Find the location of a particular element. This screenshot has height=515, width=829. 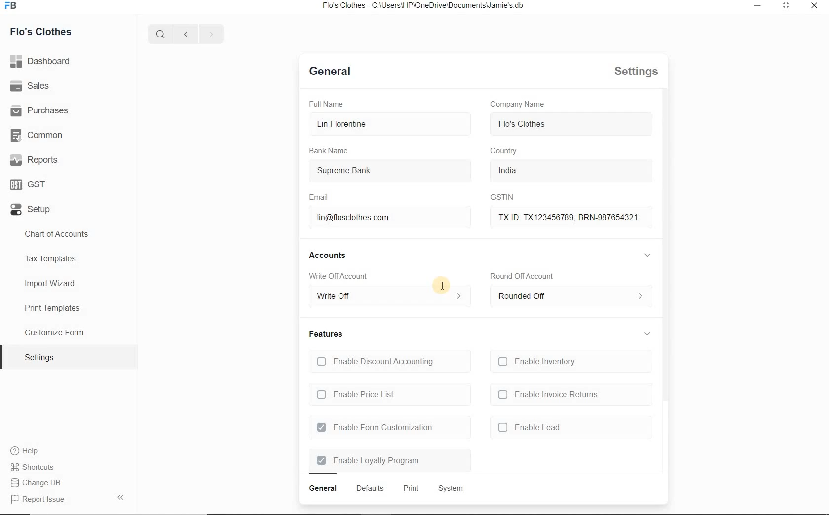

Enable Lead is located at coordinates (538, 427).